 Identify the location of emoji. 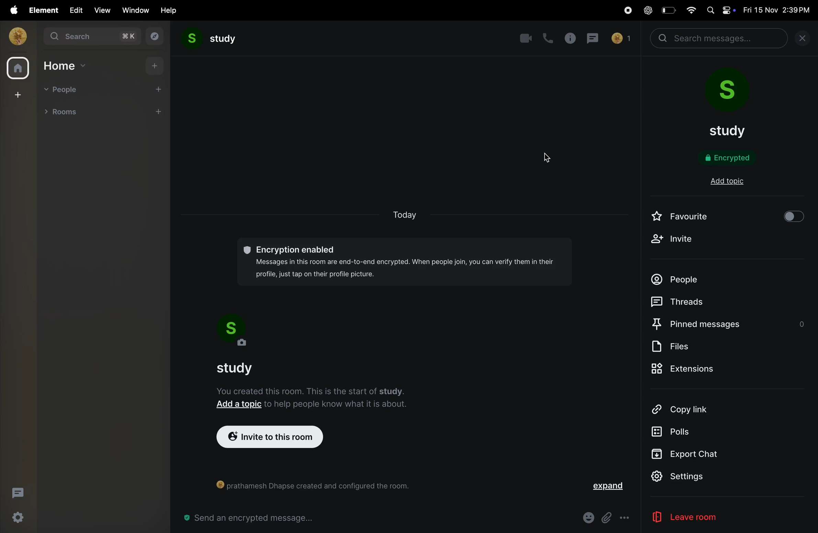
(587, 517).